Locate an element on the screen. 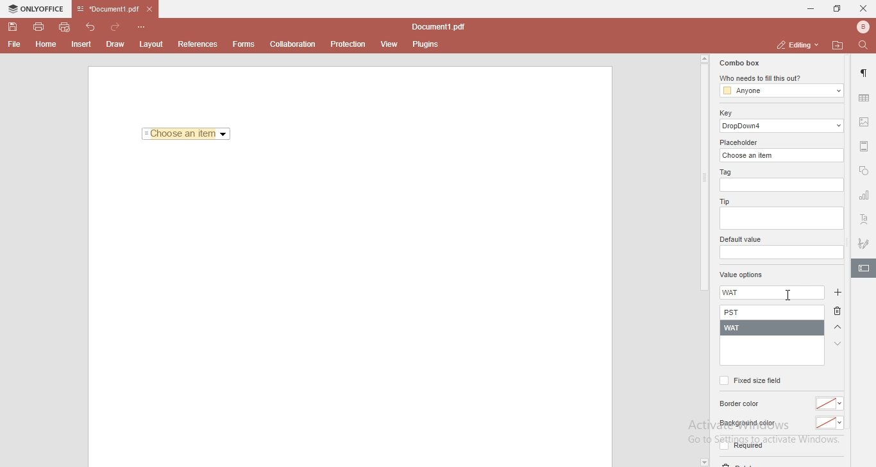  image is located at coordinates (865, 123).